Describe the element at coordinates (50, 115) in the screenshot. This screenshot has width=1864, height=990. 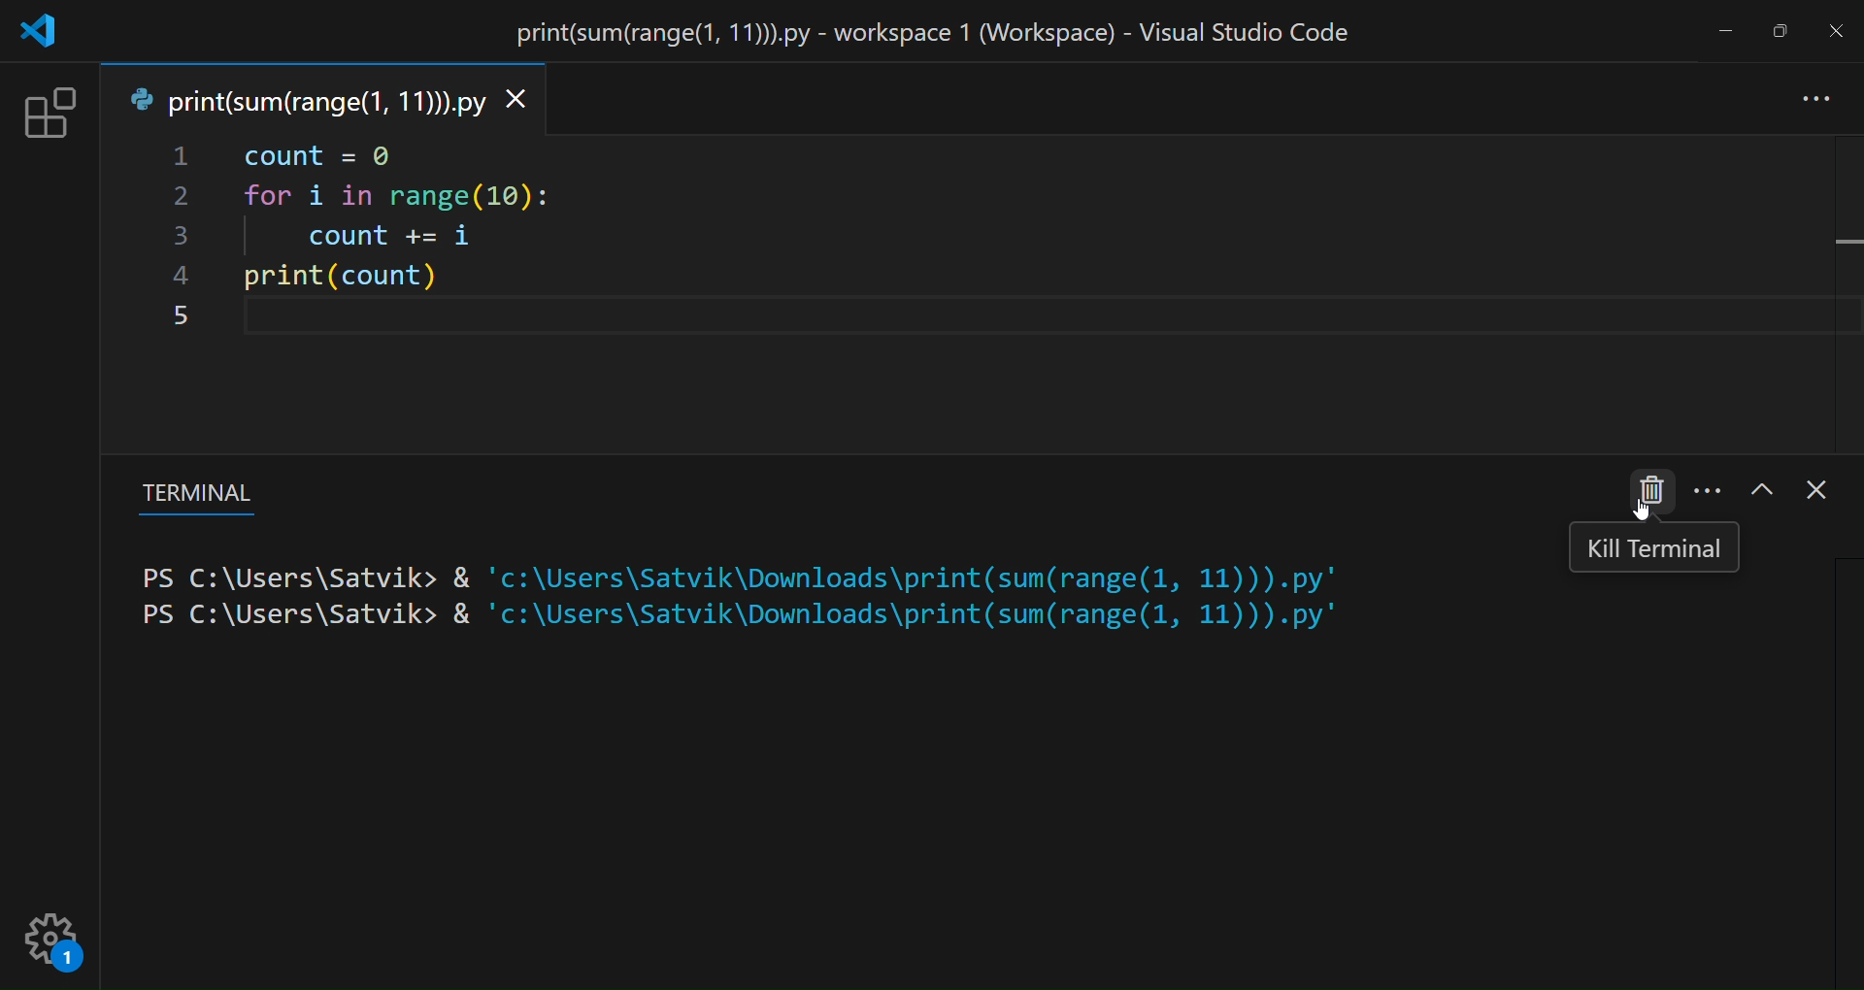
I see `extension` at that location.